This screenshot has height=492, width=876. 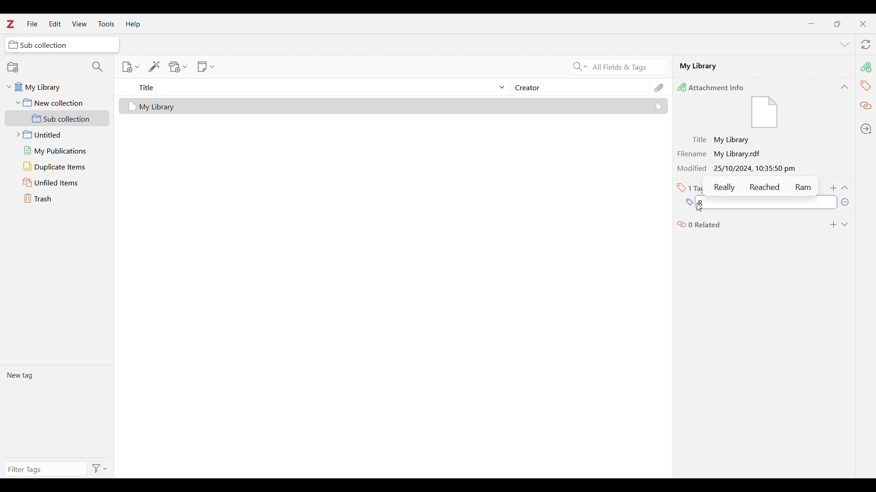 What do you see at coordinates (692, 188) in the screenshot?
I see `Total number of tags` at bounding box center [692, 188].